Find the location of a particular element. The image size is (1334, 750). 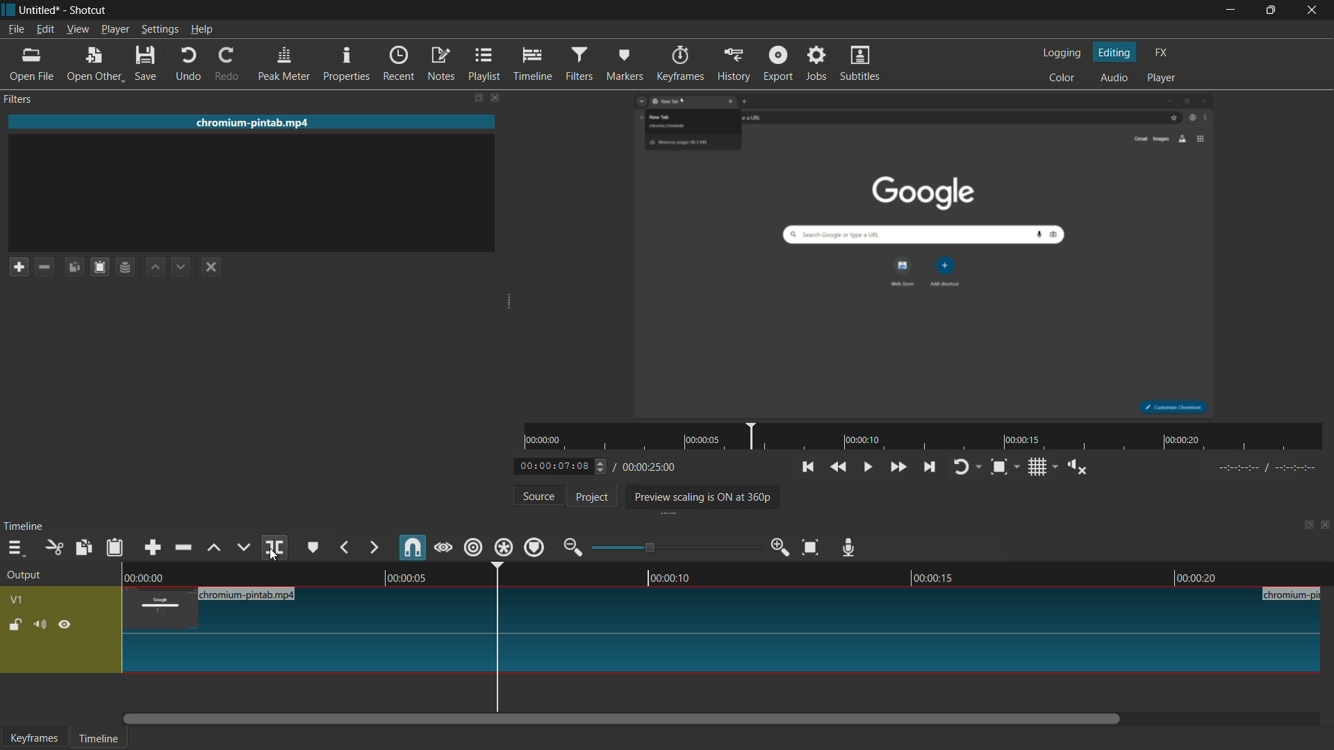

next marker is located at coordinates (374, 549).